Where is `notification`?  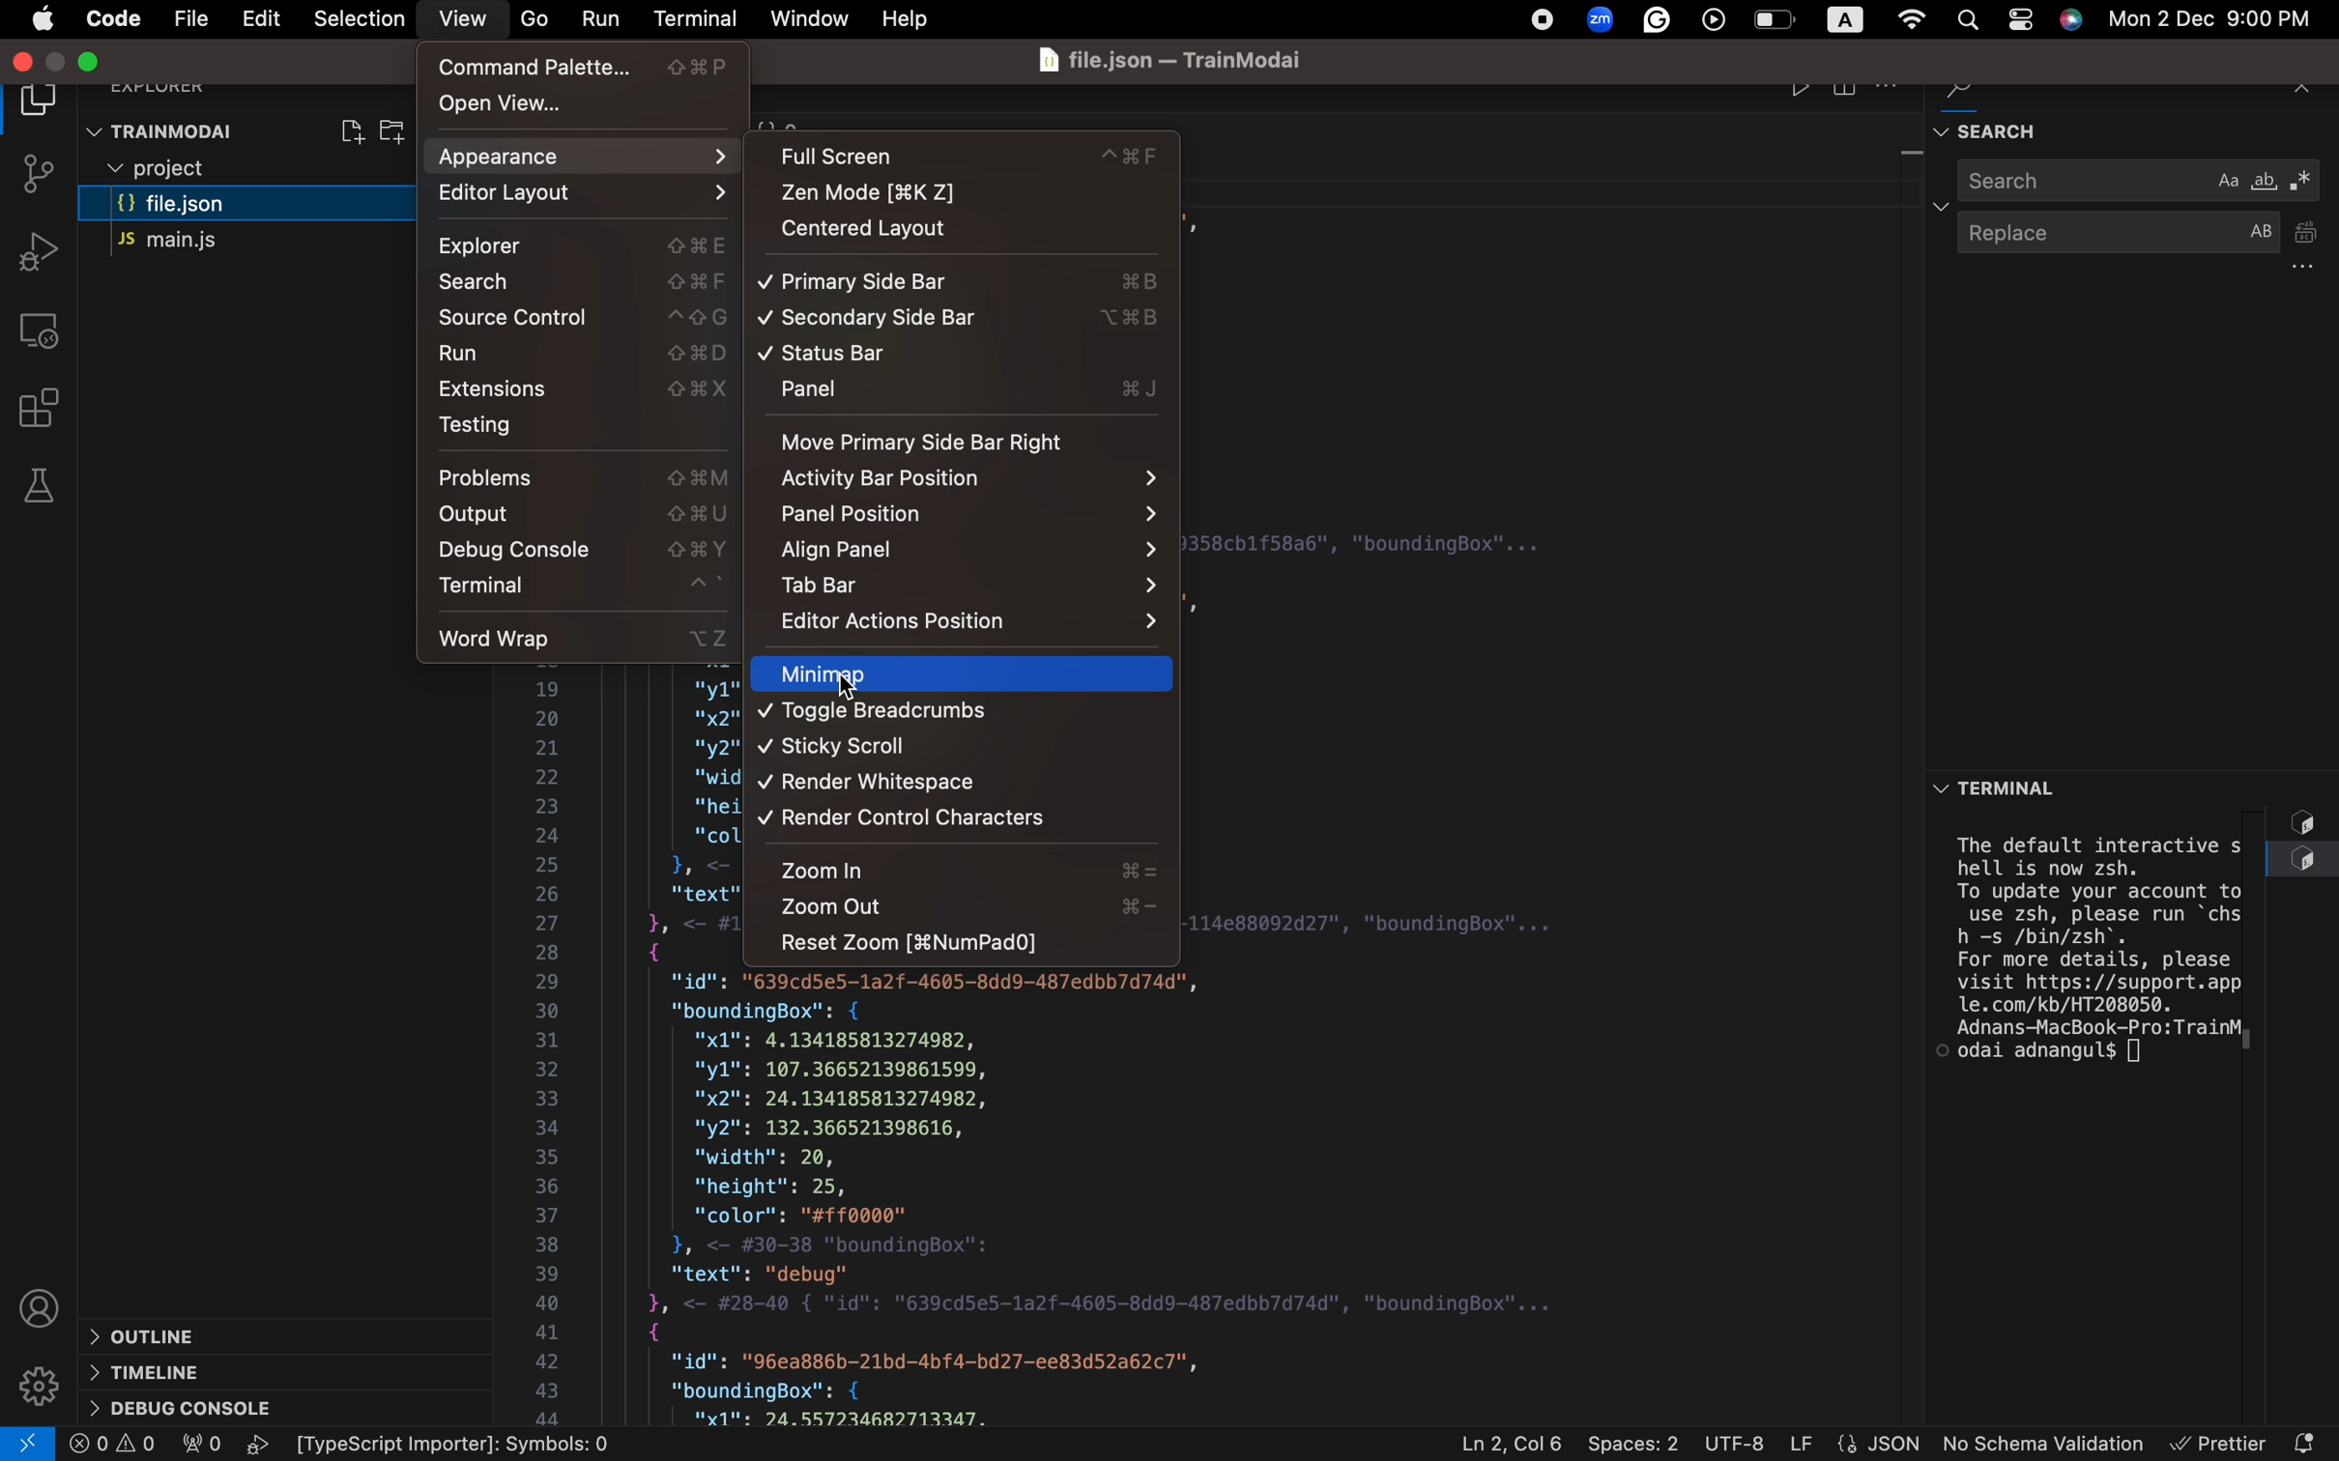
notification is located at coordinates (2307, 1436).